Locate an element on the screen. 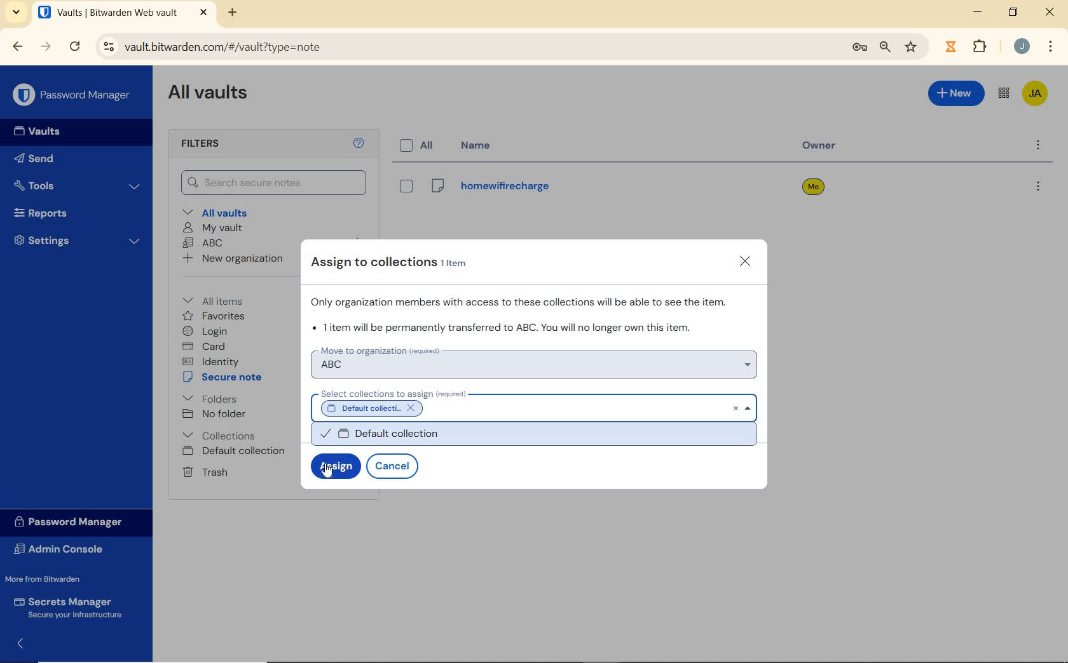 This screenshot has height=663, width=1068. Tools is located at coordinates (78, 185).